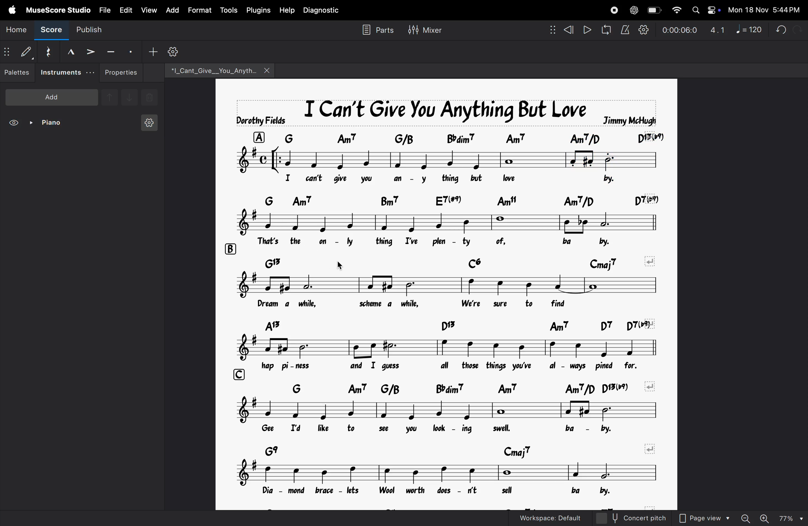 The image size is (808, 526). What do you see at coordinates (454, 429) in the screenshot?
I see `lyrics` at bounding box center [454, 429].